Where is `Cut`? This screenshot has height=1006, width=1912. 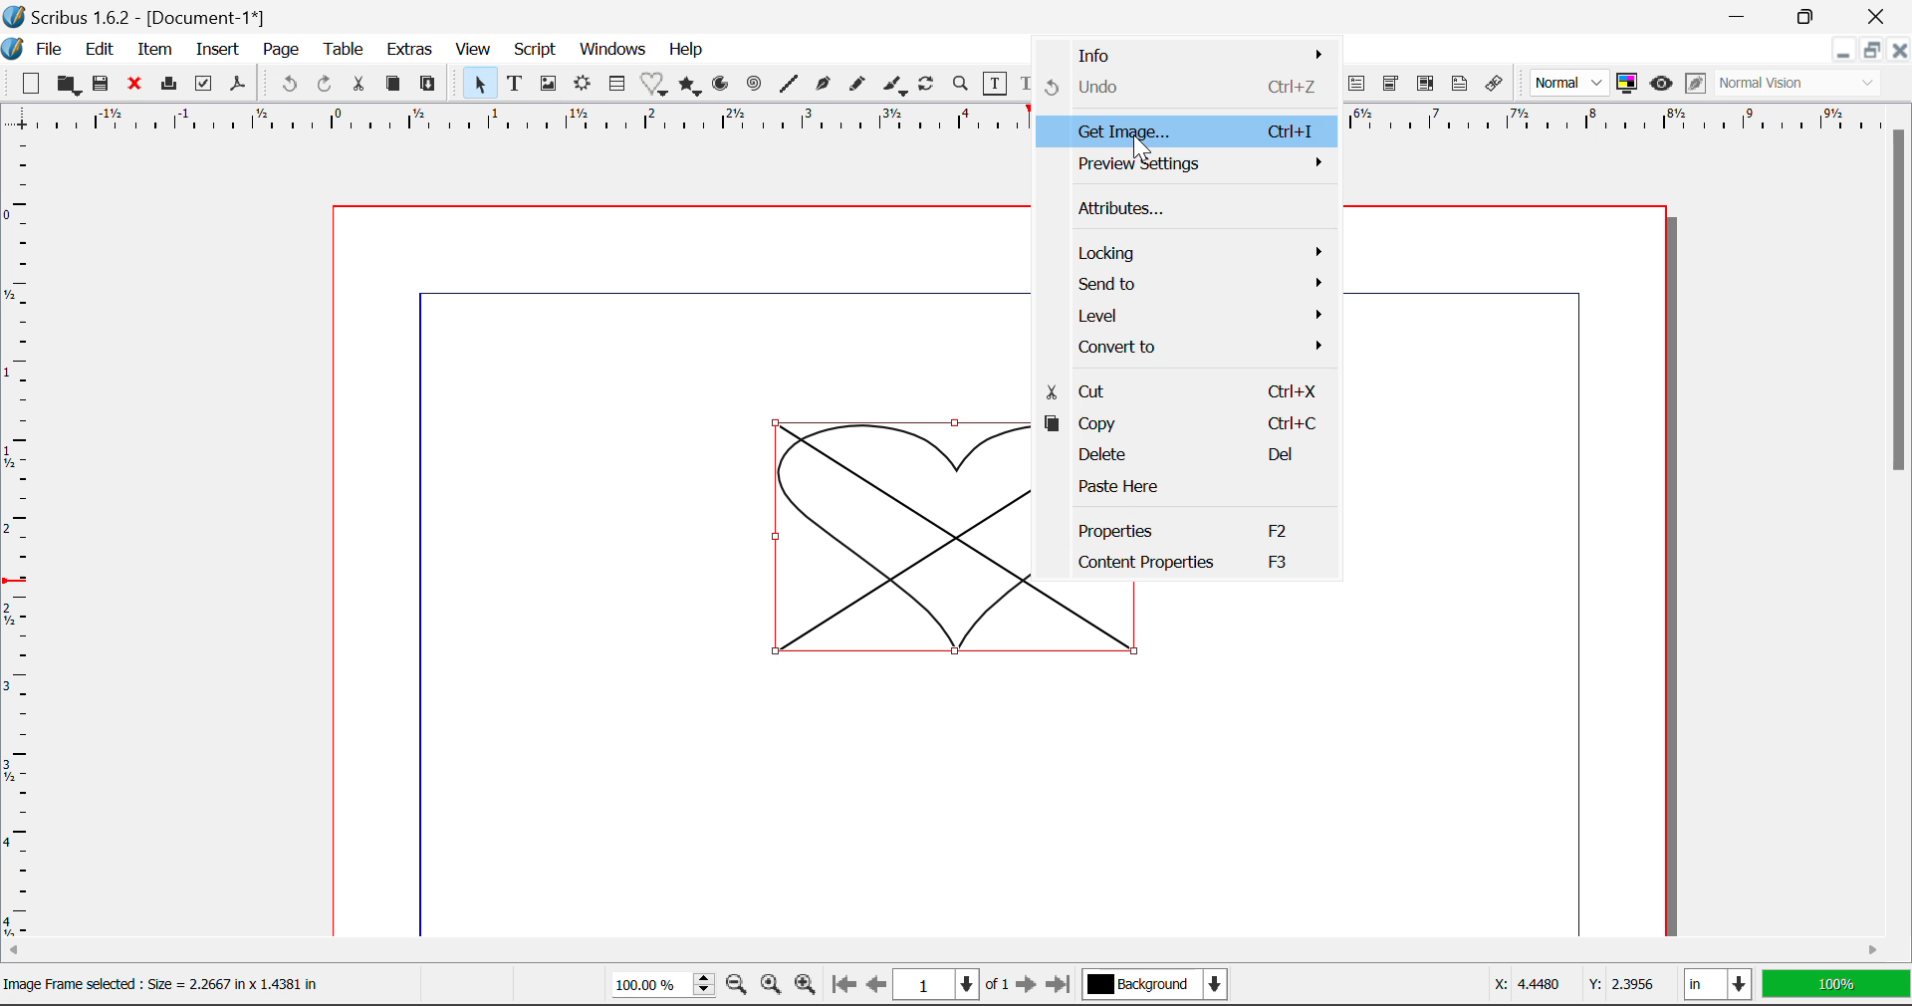
Cut is located at coordinates (362, 83).